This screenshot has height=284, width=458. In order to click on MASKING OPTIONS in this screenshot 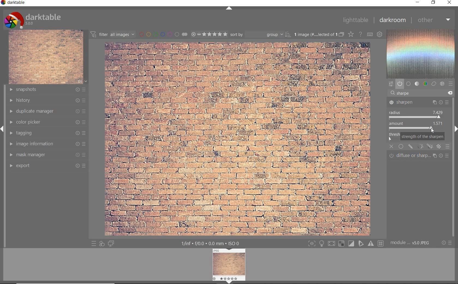, I will do `click(424, 147)`.